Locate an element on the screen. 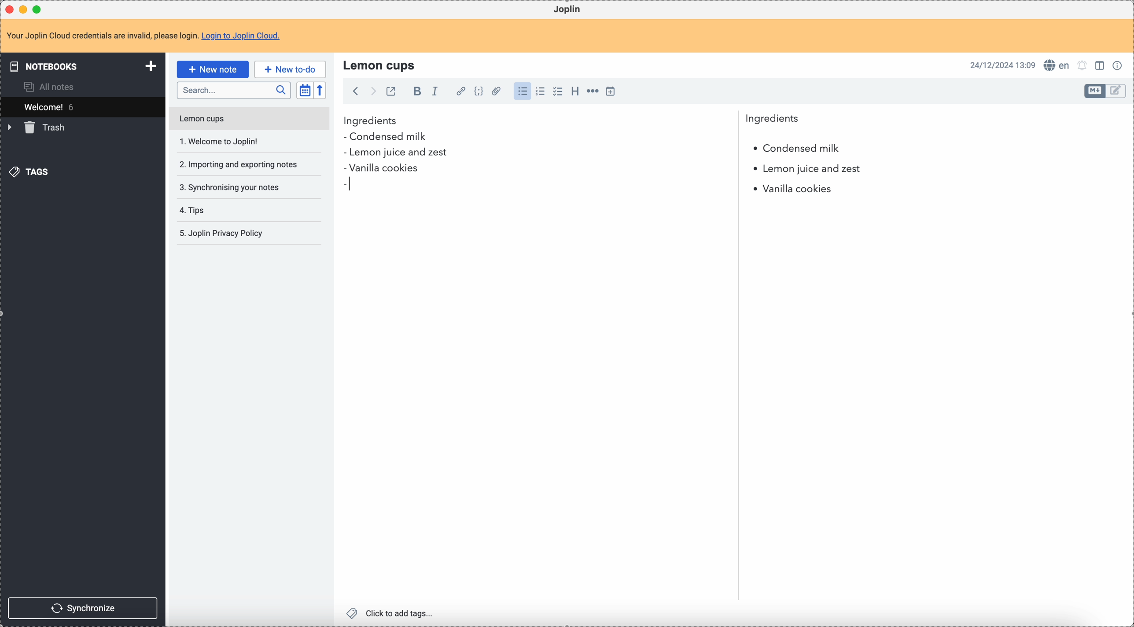 The image size is (1134, 627). reverse sort order is located at coordinates (321, 91).